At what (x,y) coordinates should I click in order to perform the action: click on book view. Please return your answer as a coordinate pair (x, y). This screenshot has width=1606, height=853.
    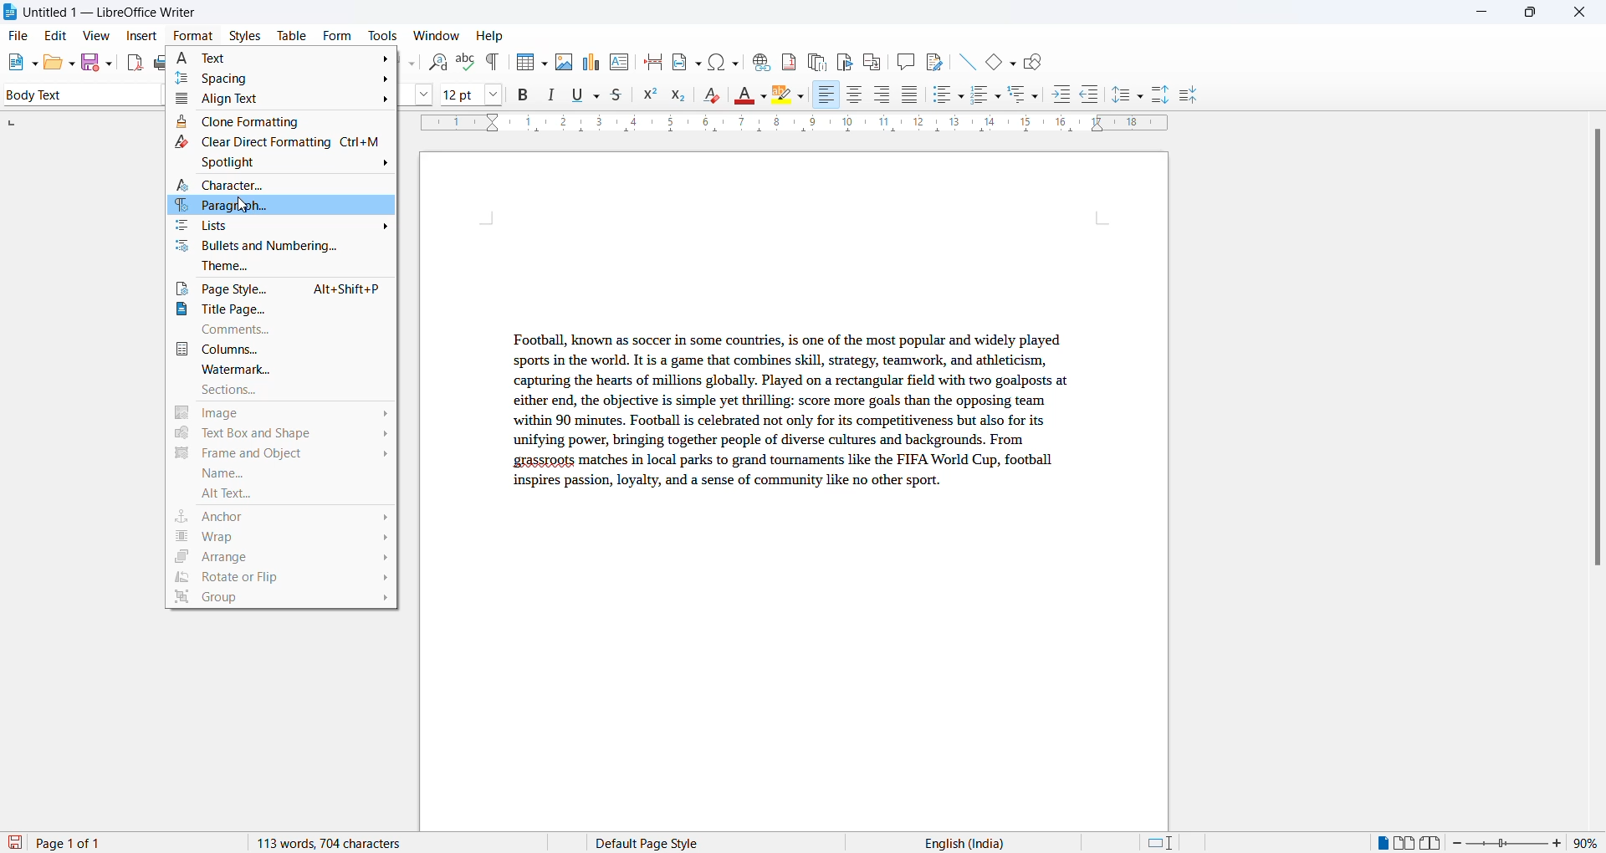
    Looking at the image, I should click on (1435, 843).